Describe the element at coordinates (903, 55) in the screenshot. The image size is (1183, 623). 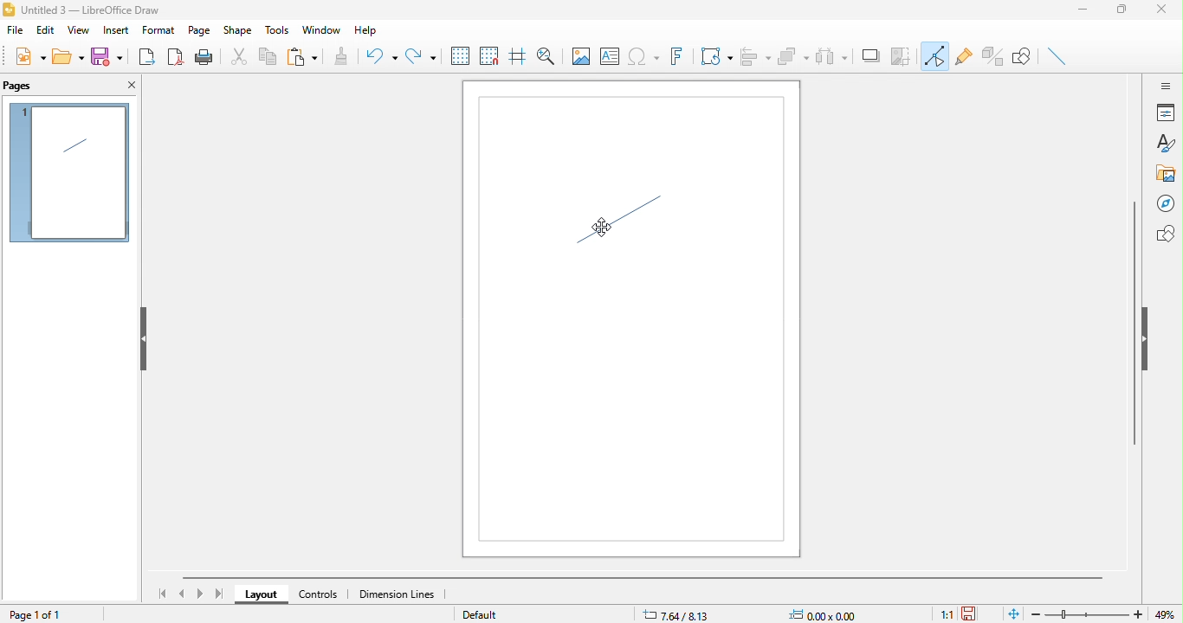
I see `crop image` at that location.